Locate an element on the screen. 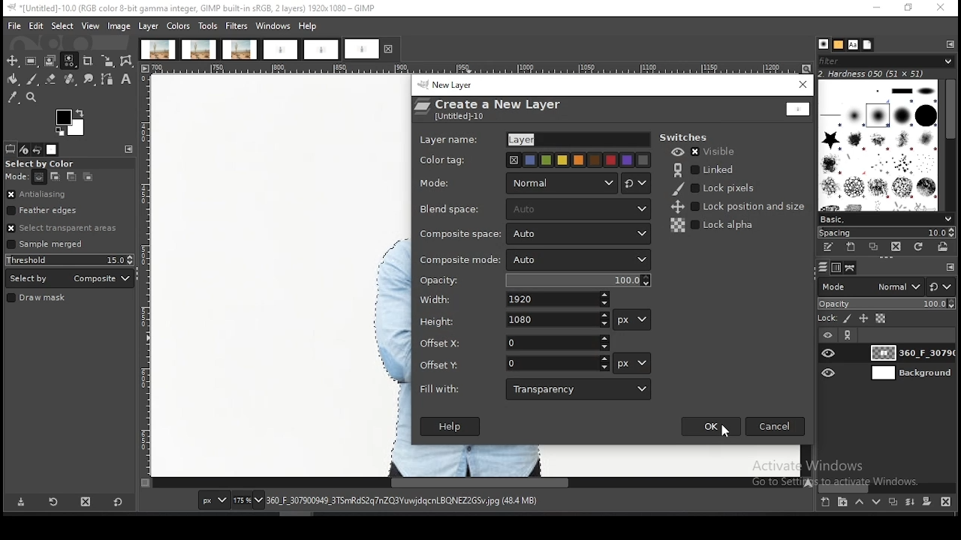 The image size is (961, 540). blend space is located at coordinates (577, 208).